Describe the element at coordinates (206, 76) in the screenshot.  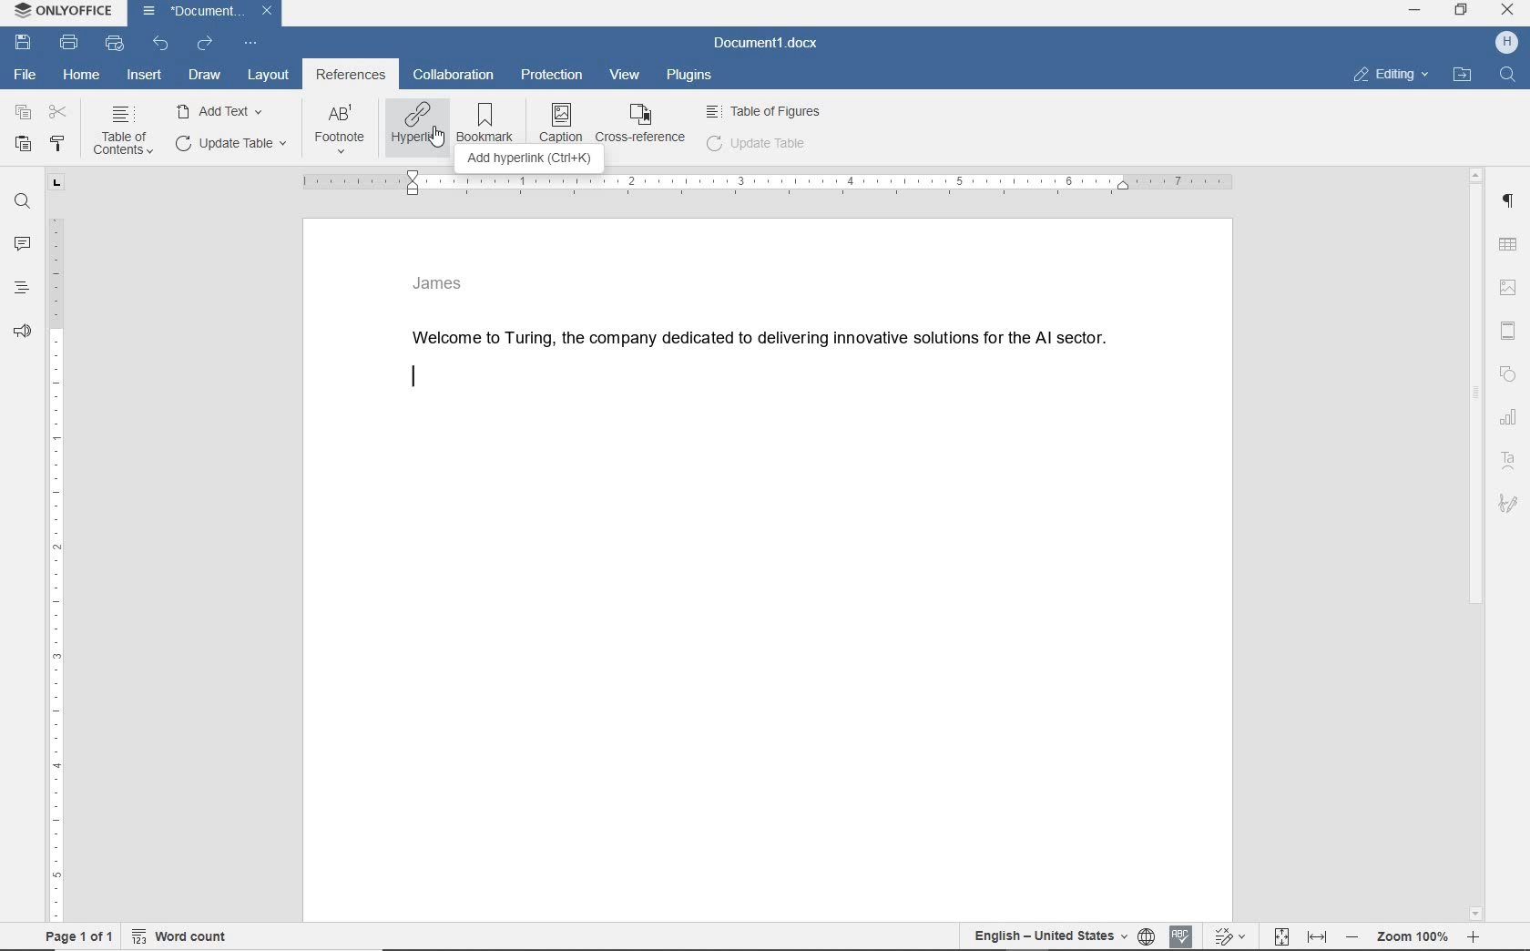
I see `draw` at that location.